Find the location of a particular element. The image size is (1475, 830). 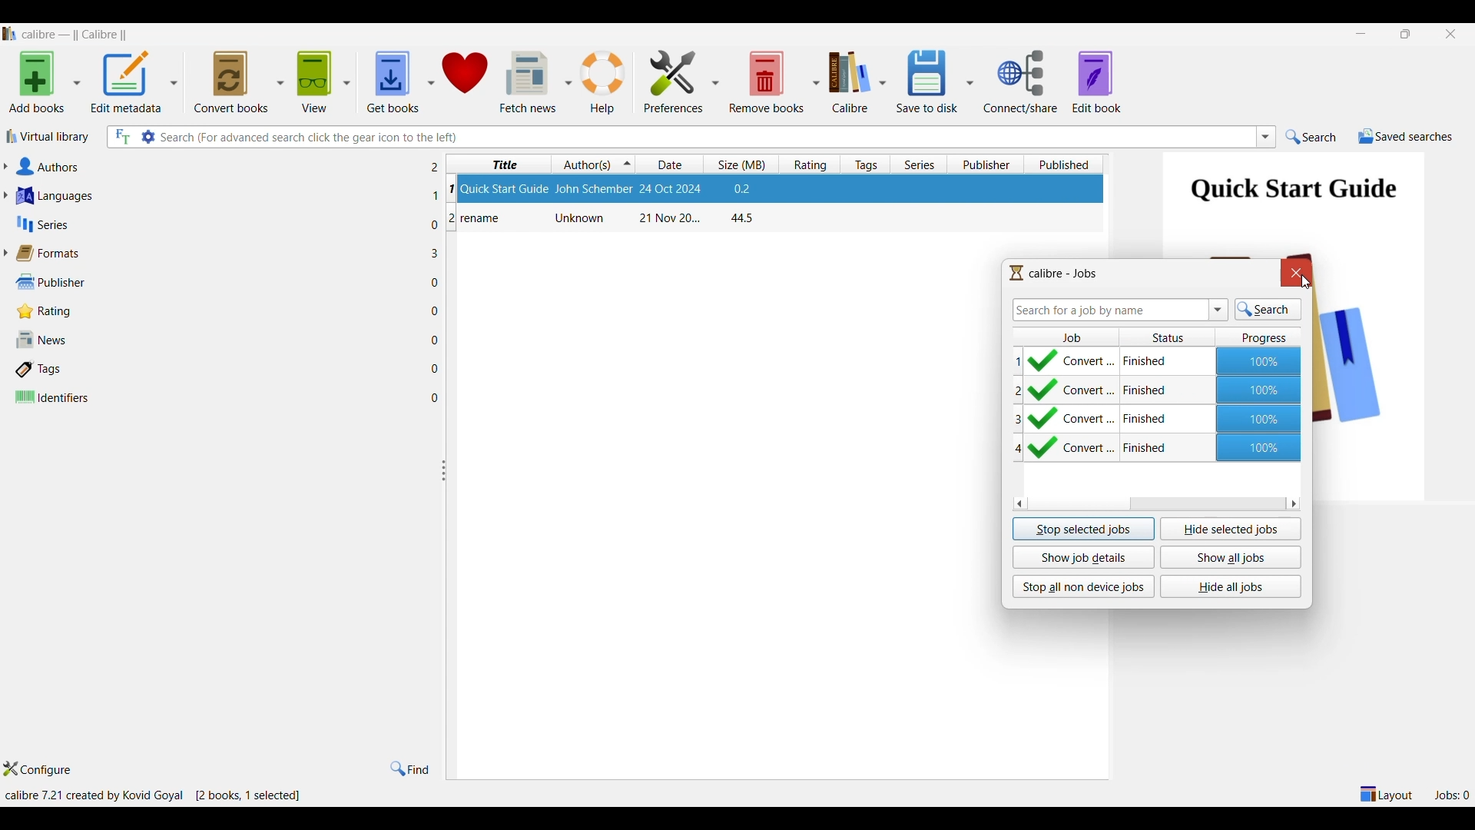

Publisher is located at coordinates (218, 283).